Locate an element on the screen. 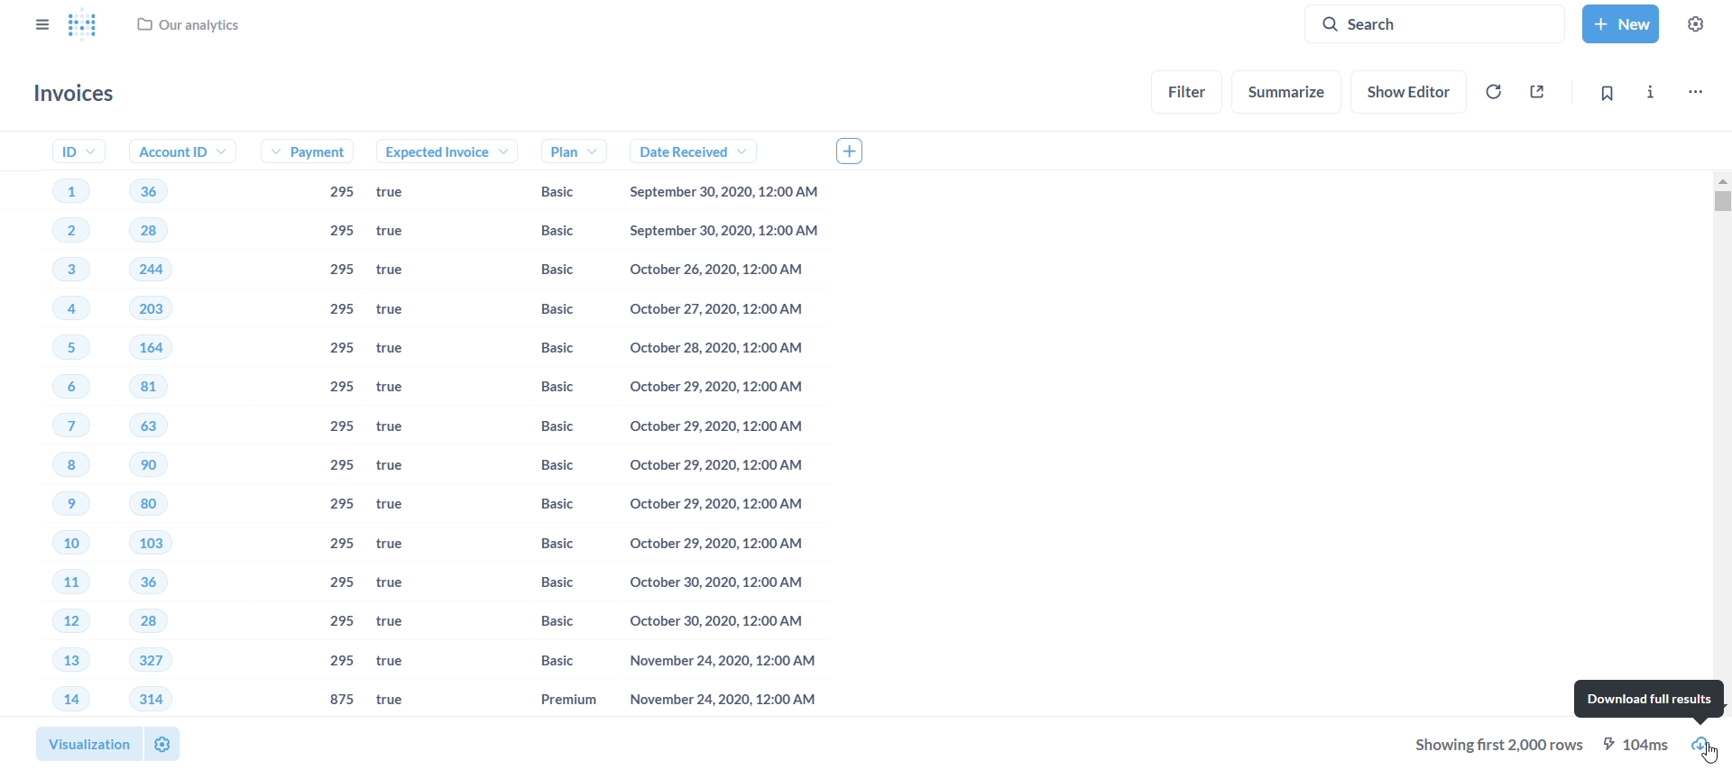  October 30, 2020, 12:00 AM is located at coordinates (712, 620).